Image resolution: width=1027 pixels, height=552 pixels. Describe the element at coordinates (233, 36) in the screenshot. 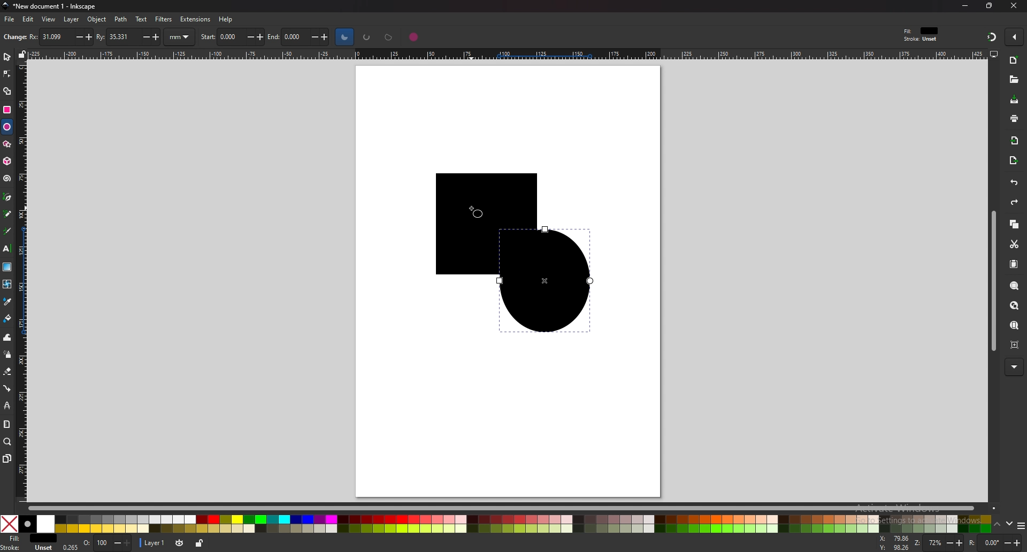

I see `start` at that location.